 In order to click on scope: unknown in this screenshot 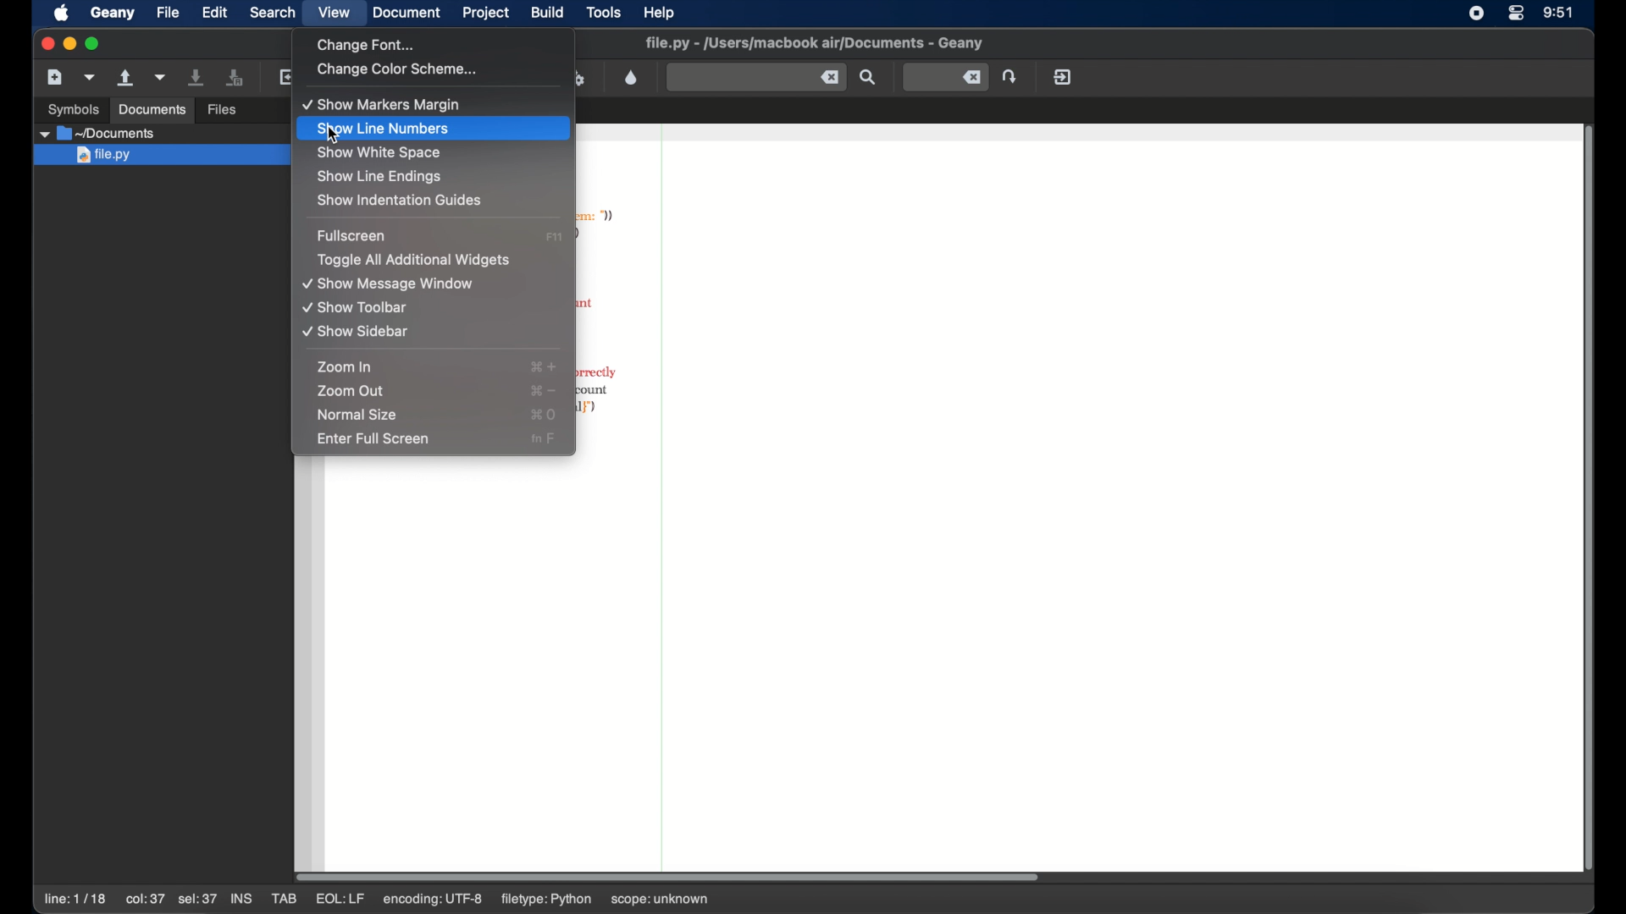, I will do `click(660, 900)`.